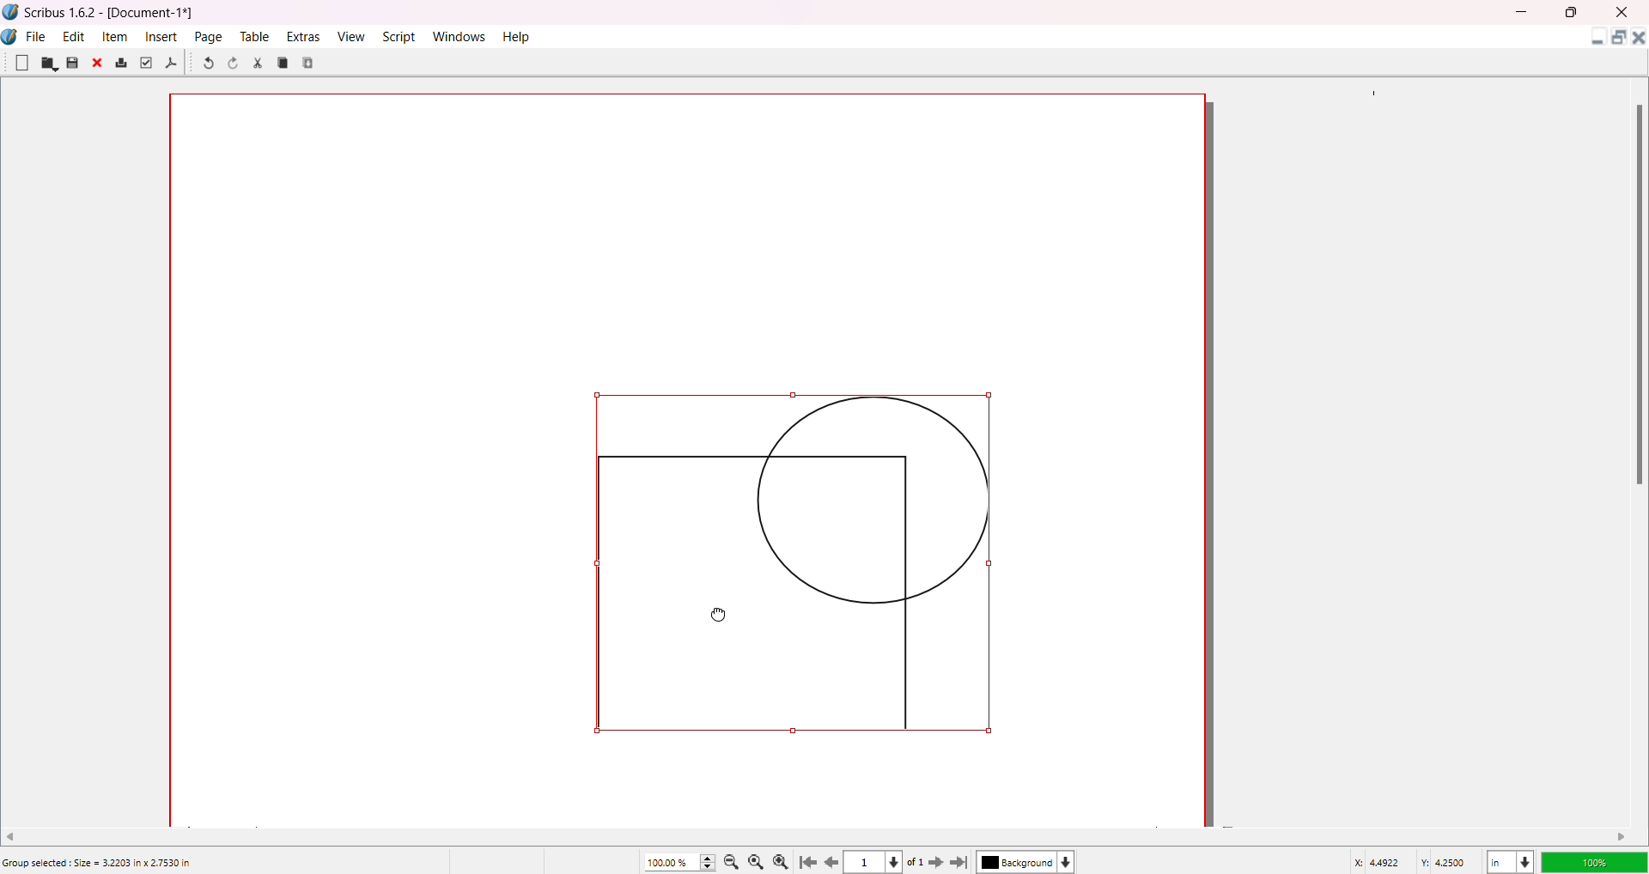  What do you see at coordinates (74, 35) in the screenshot?
I see `Edit` at bounding box center [74, 35].